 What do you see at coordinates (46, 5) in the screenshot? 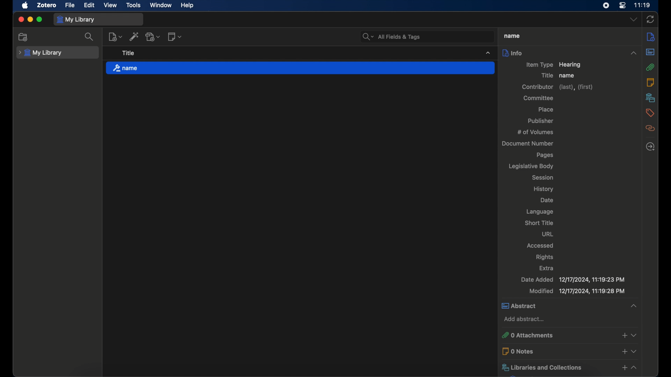
I see `zotero` at bounding box center [46, 5].